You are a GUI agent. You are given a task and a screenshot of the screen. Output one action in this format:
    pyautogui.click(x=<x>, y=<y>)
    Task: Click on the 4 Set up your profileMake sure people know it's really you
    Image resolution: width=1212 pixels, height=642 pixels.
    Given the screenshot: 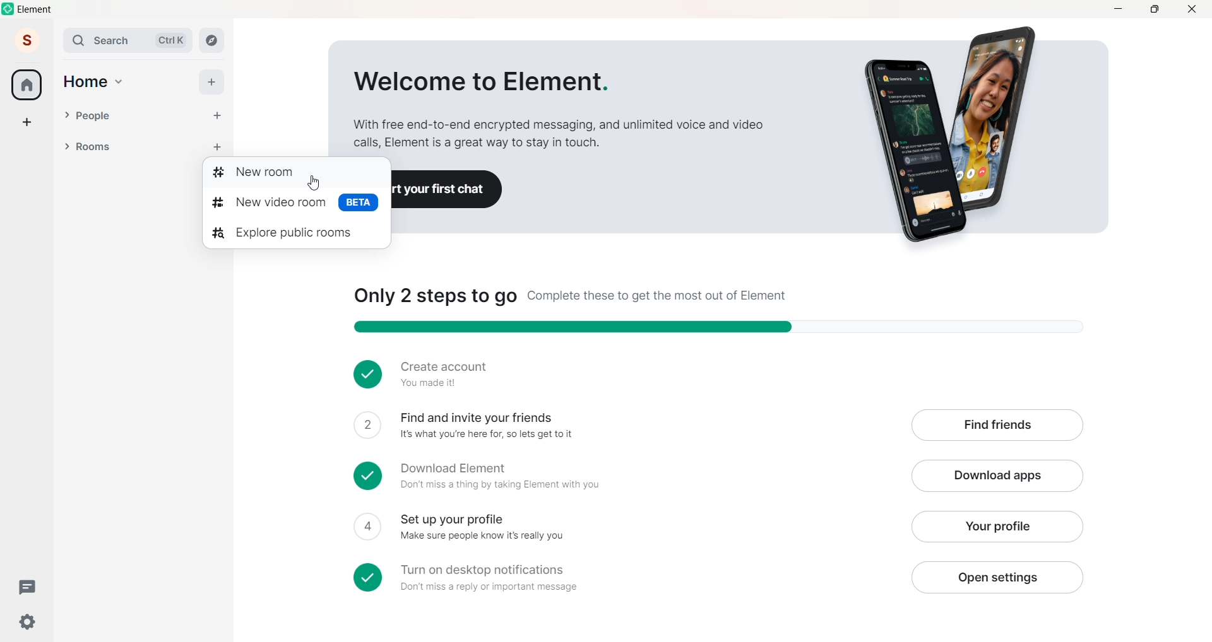 What is the action you would take?
    pyautogui.click(x=622, y=527)
    